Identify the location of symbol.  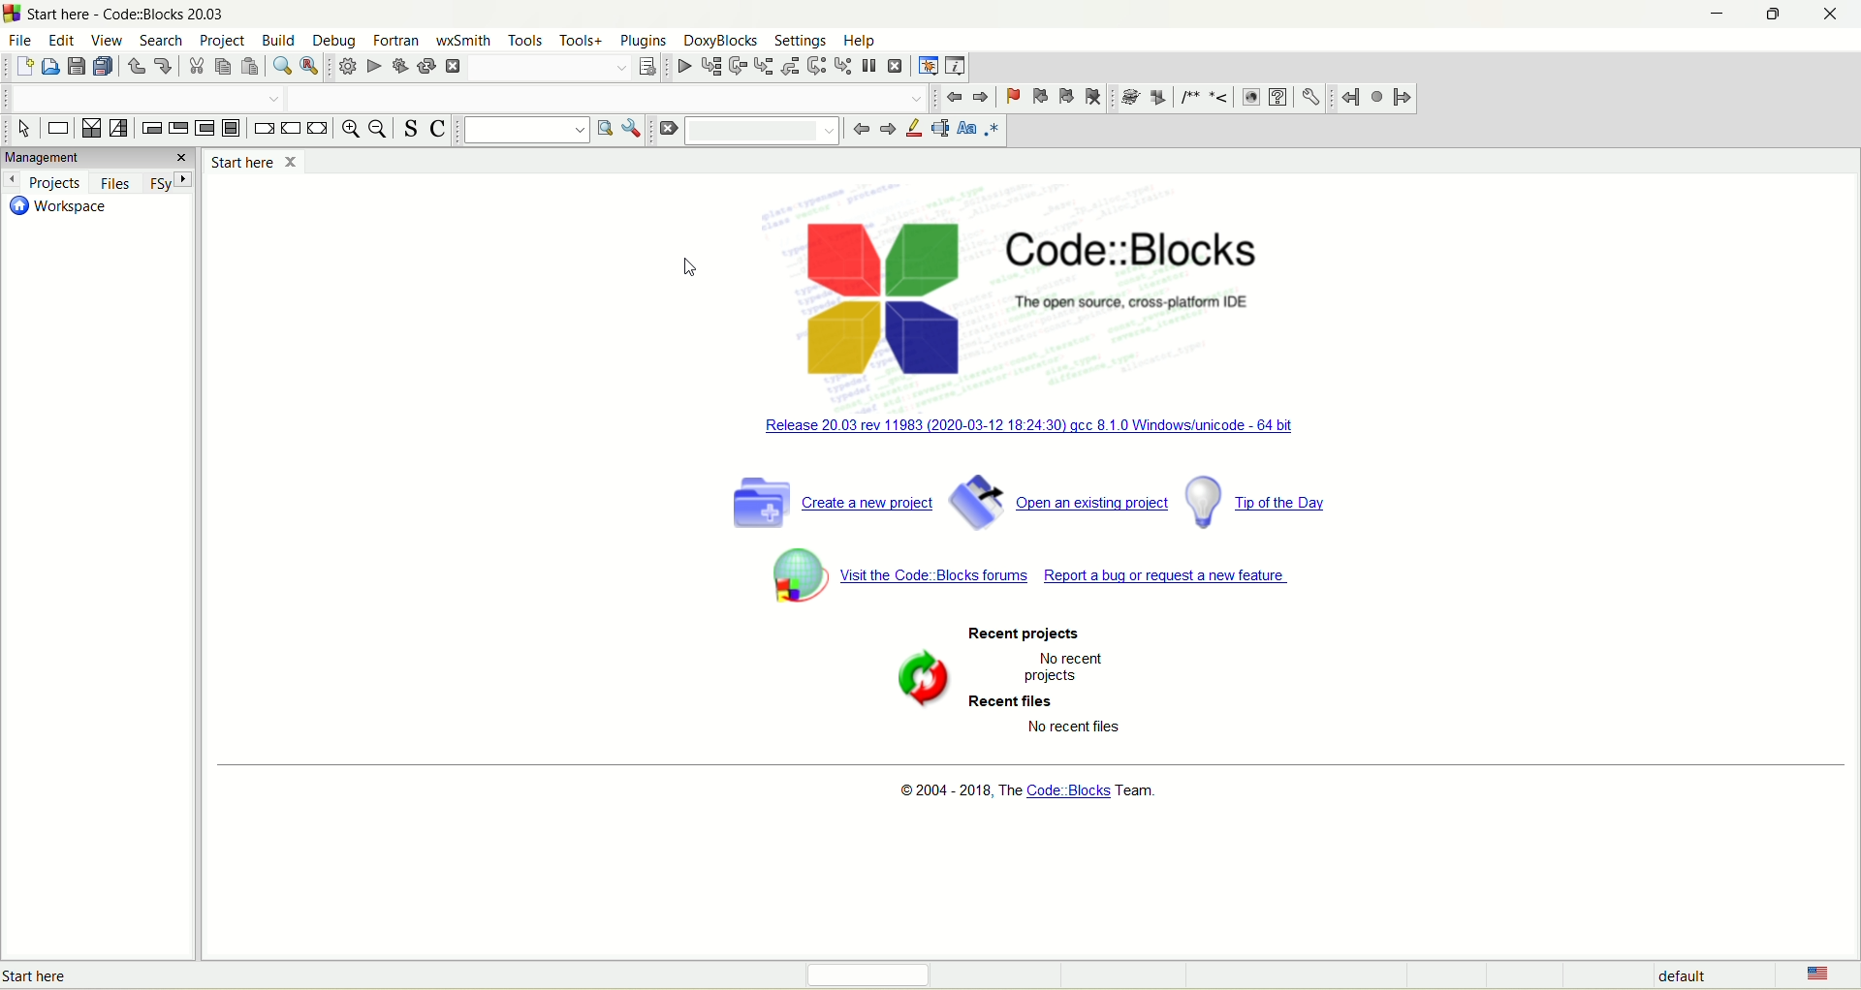
(914, 686).